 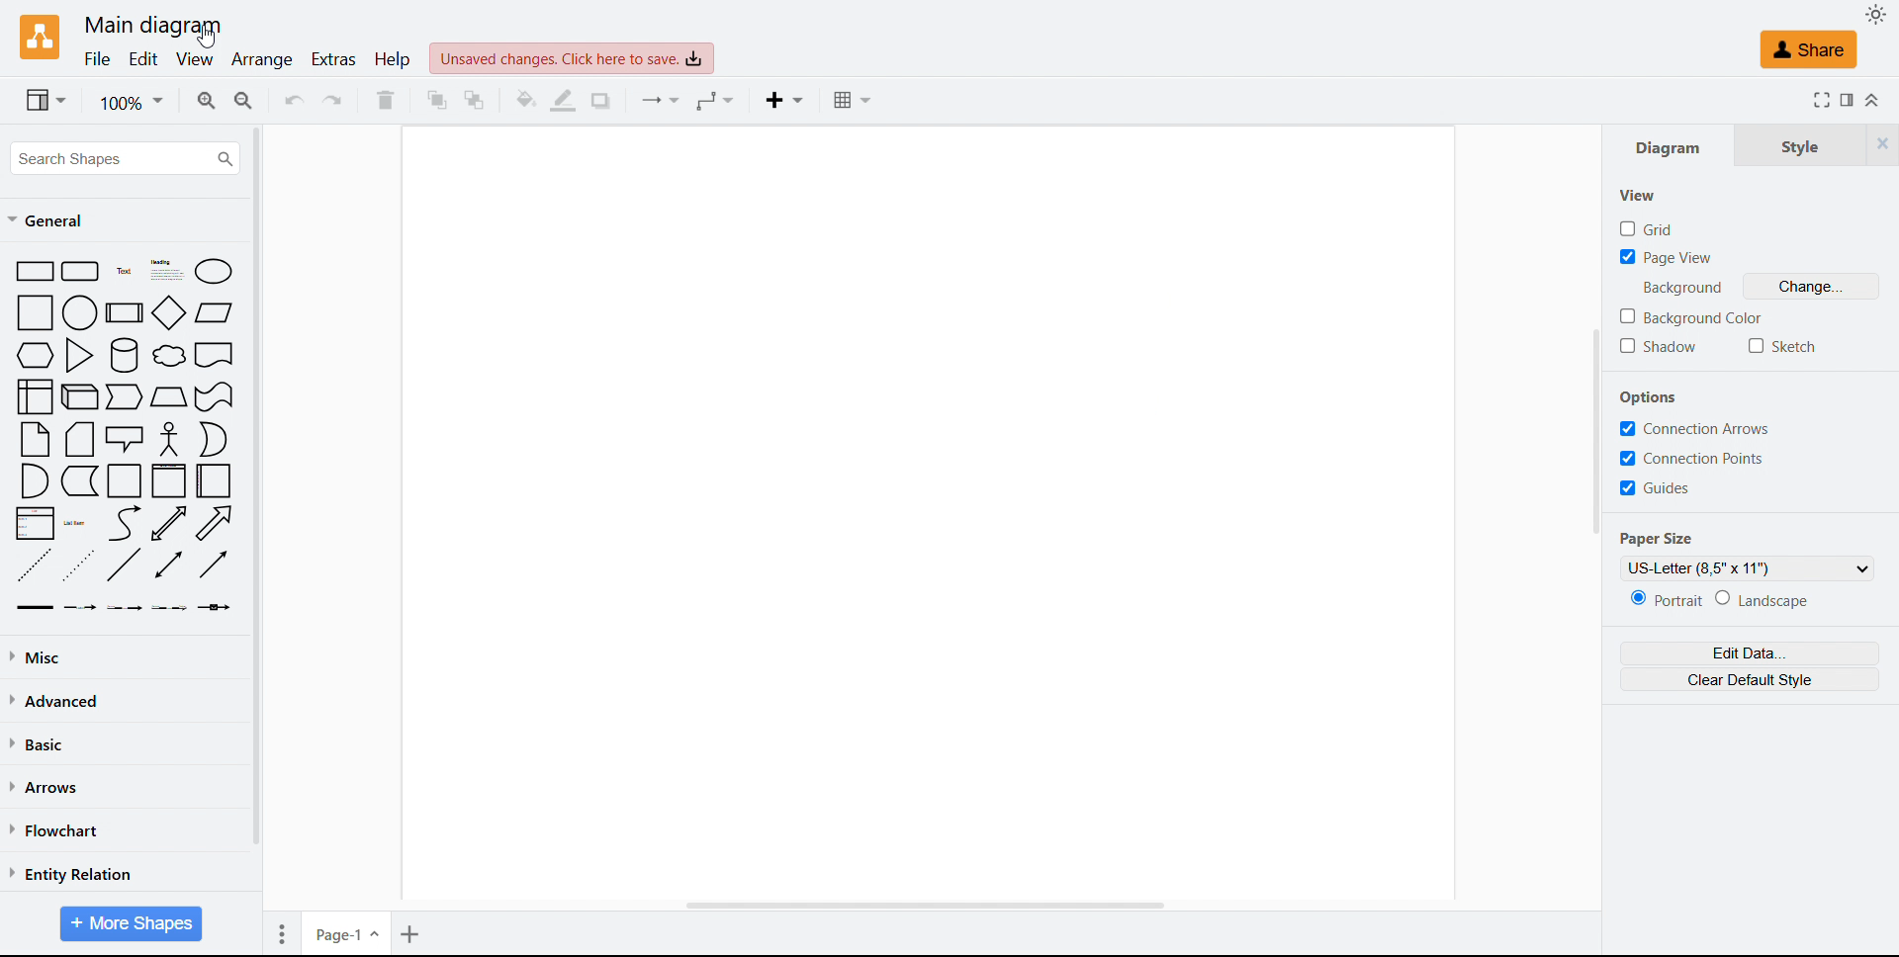 What do you see at coordinates (1595, 432) in the screenshot?
I see `Scroll bar ` at bounding box center [1595, 432].